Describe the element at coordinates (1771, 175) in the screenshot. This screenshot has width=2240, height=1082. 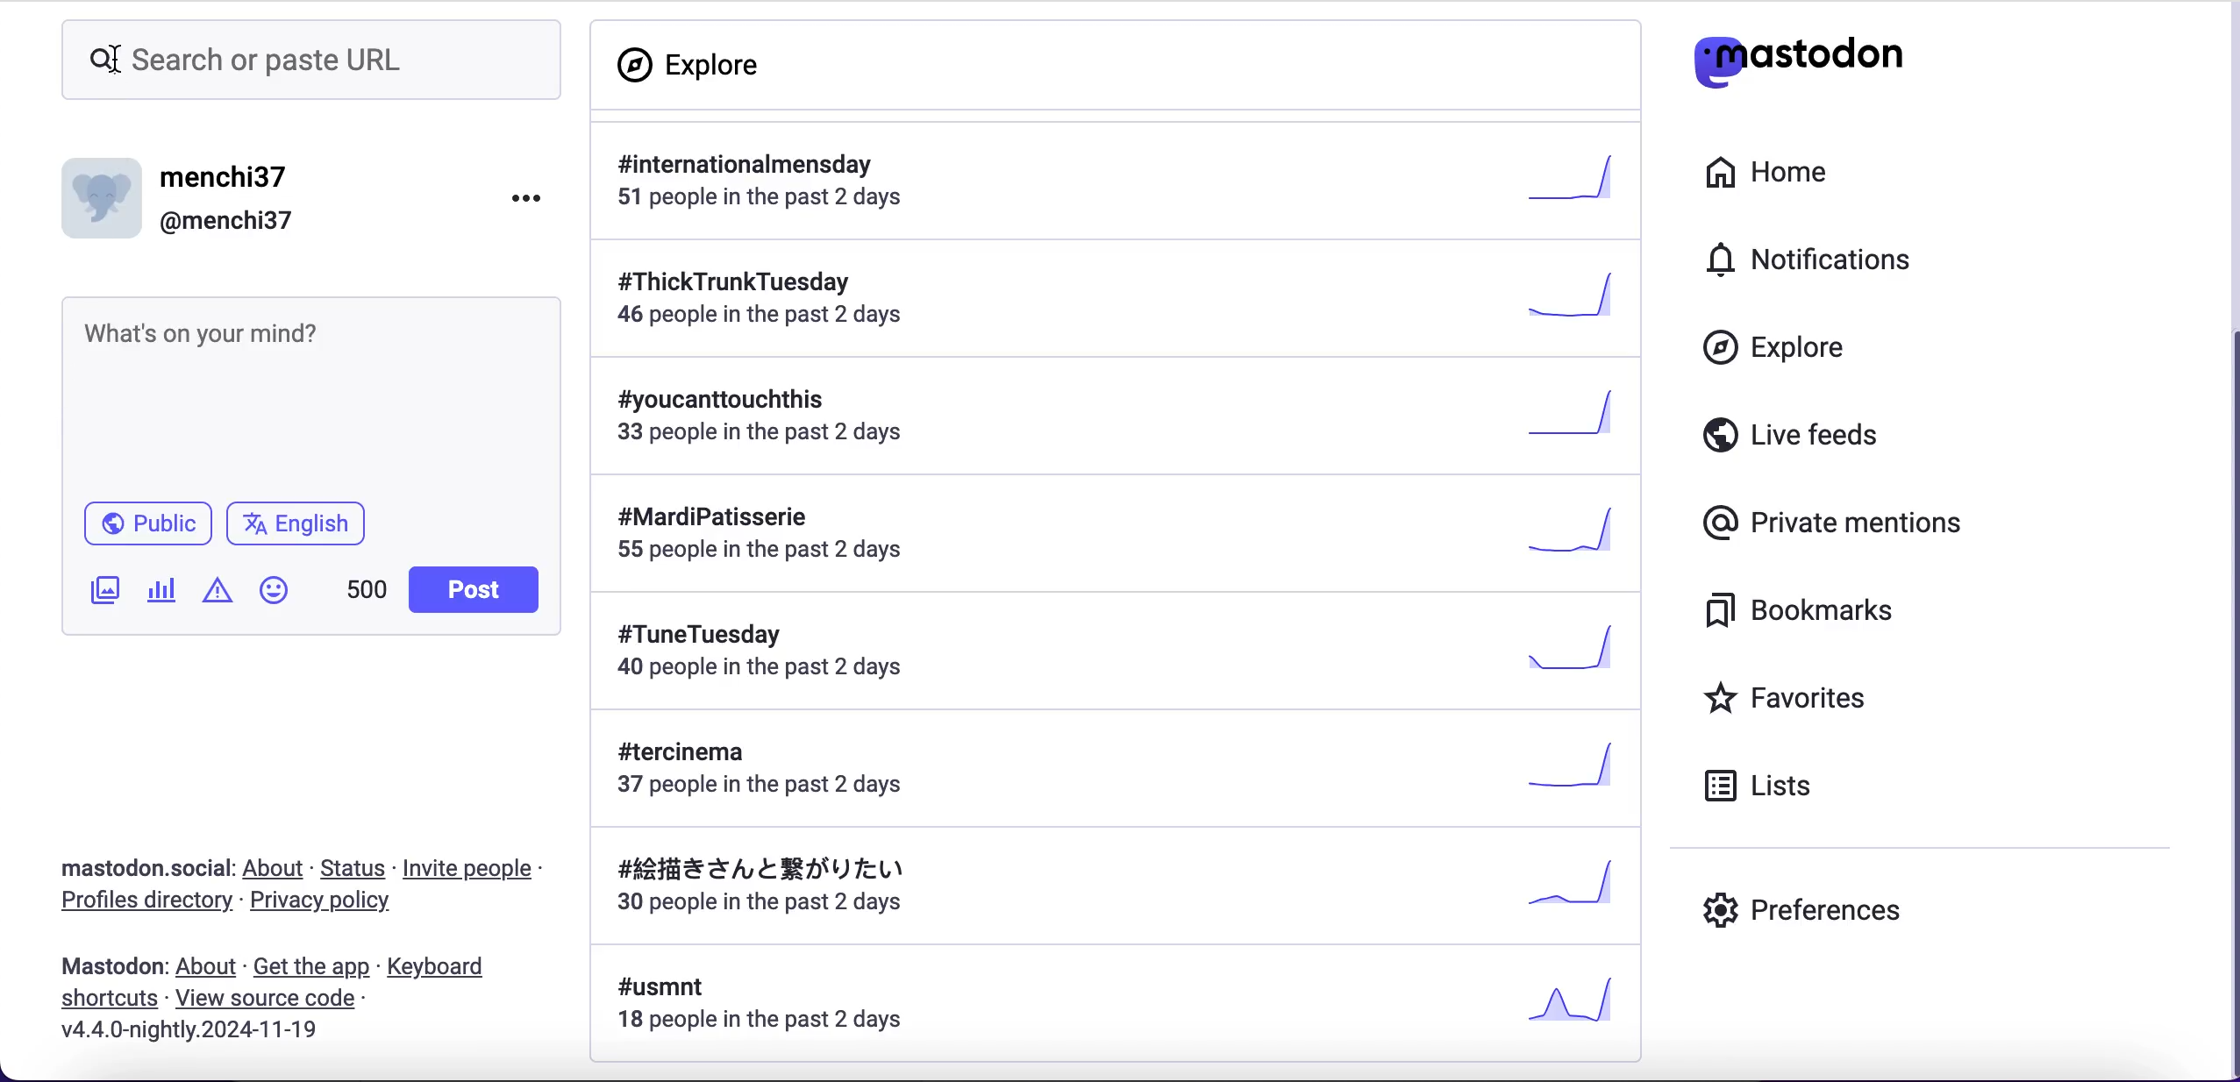
I see `home` at that location.